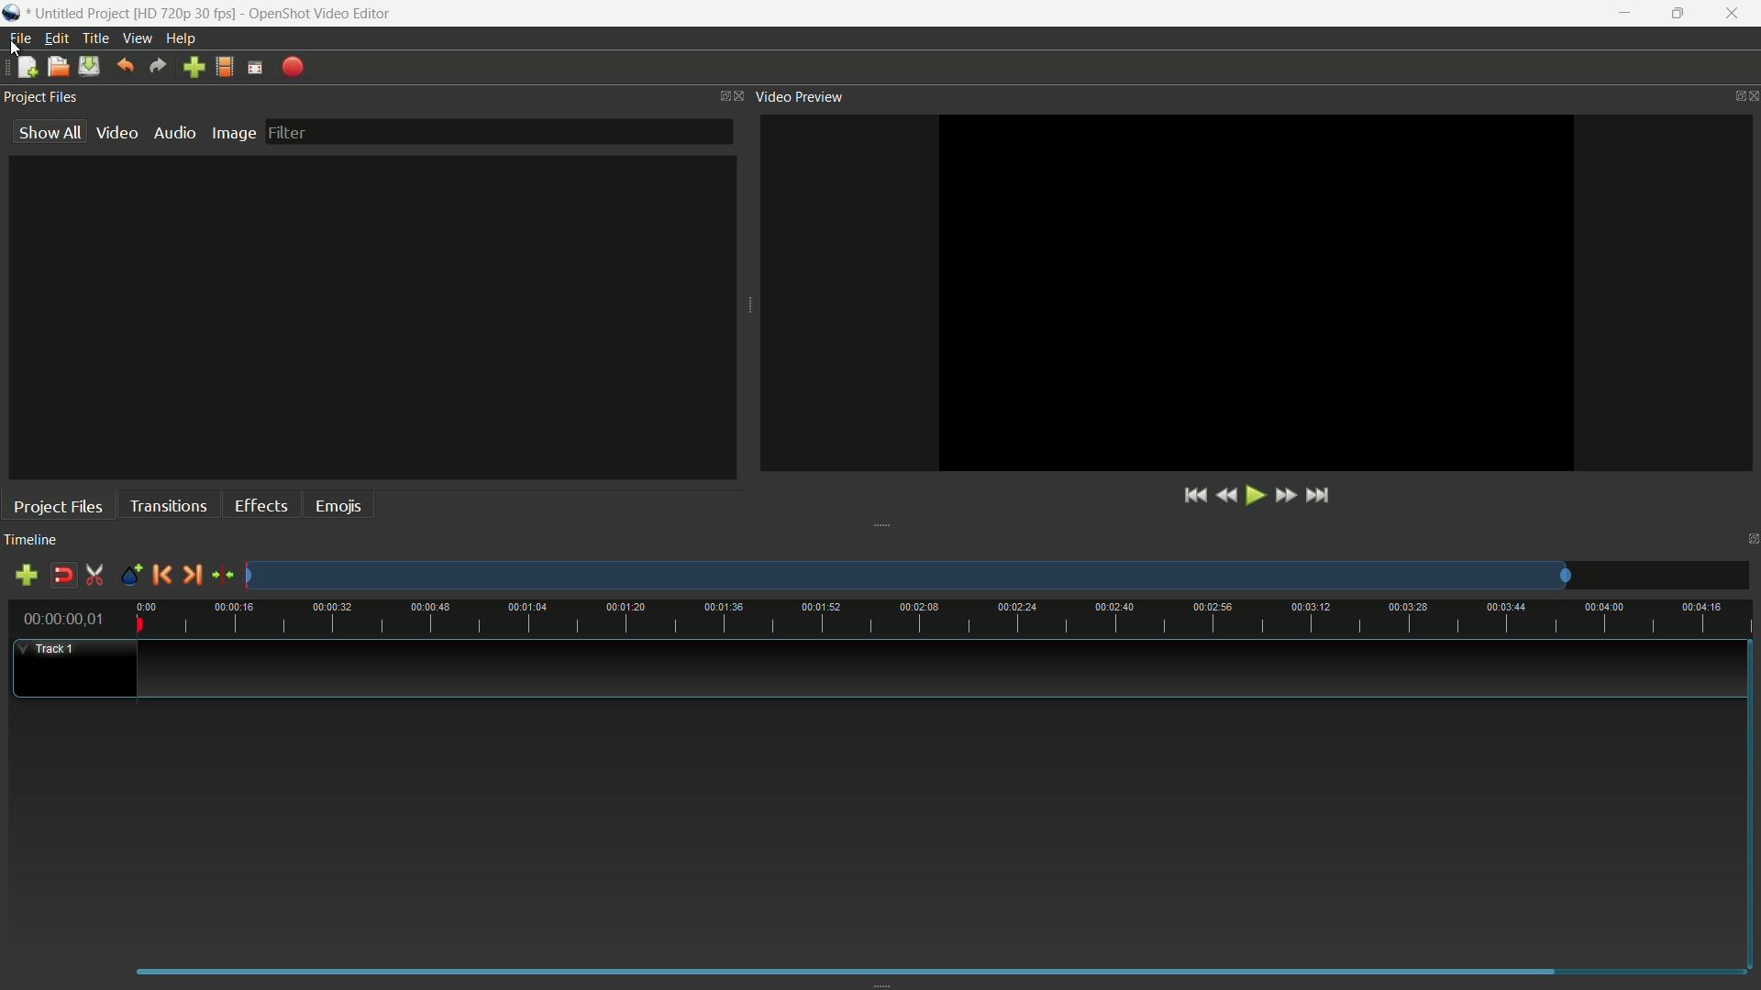 The height and width of the screenshot is (990, 1761). Describe the element at coordinates (94, 575) in the screenshot. I see `enable razor` at that location.